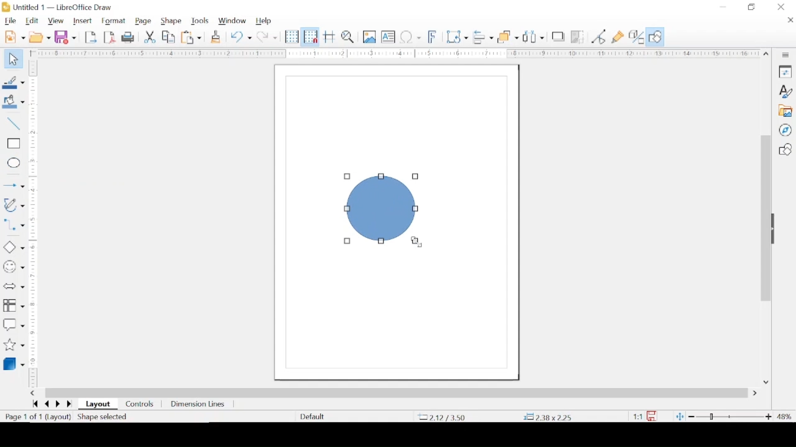  I want to click on go back, so click(45, 405).